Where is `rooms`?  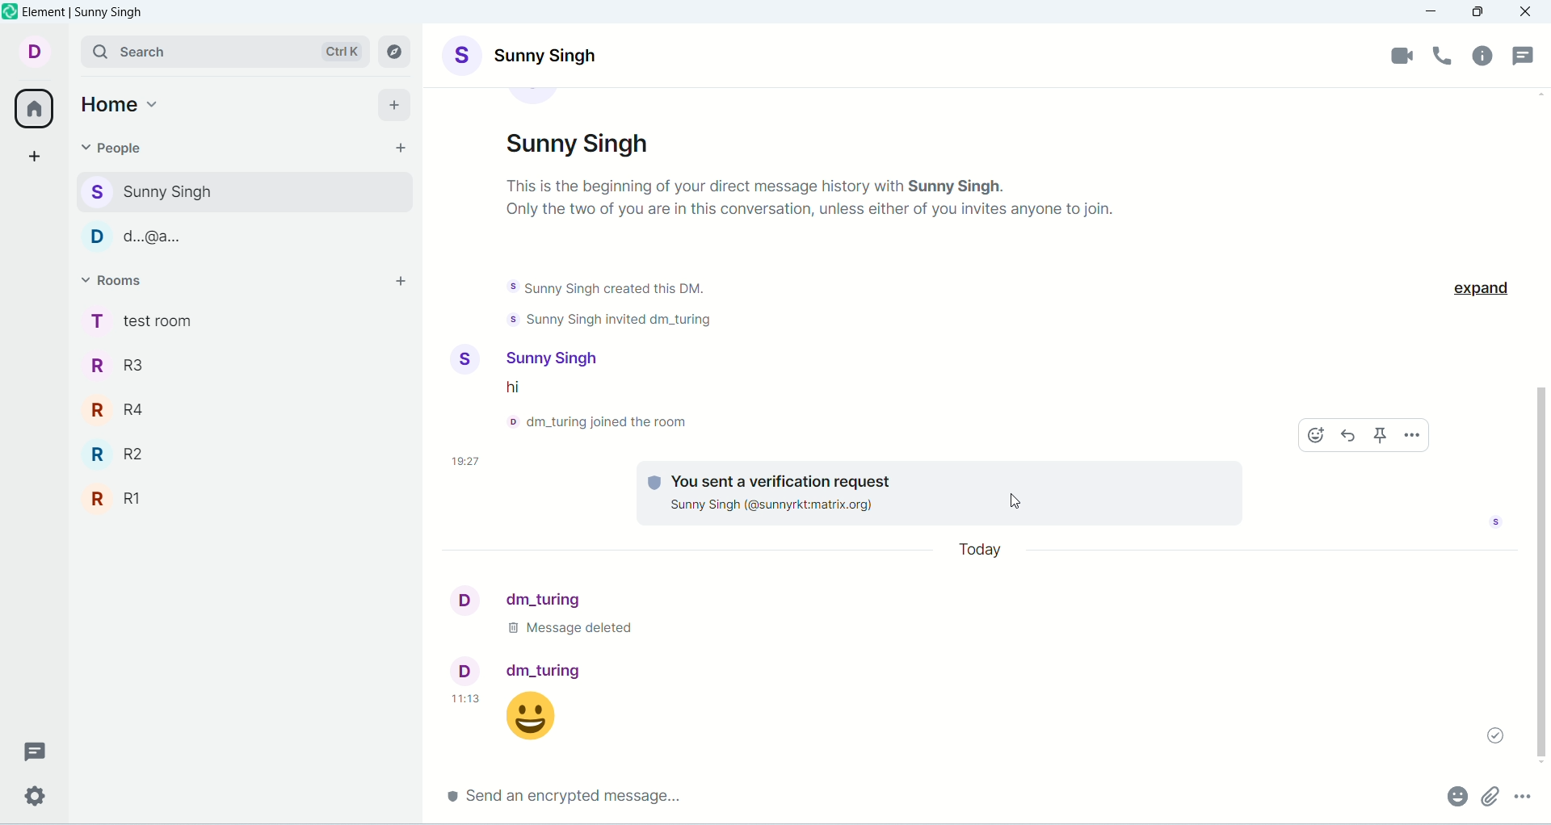 rooms is located at coordinates (119, 280).